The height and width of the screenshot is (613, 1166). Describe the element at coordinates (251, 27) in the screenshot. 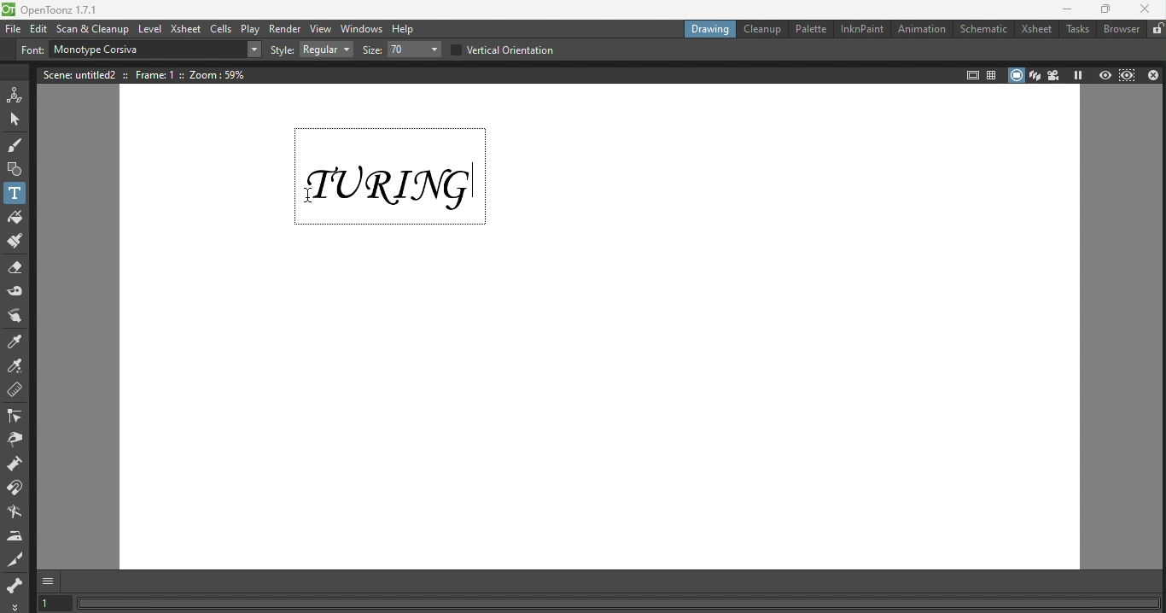

I see `Play` at that location.